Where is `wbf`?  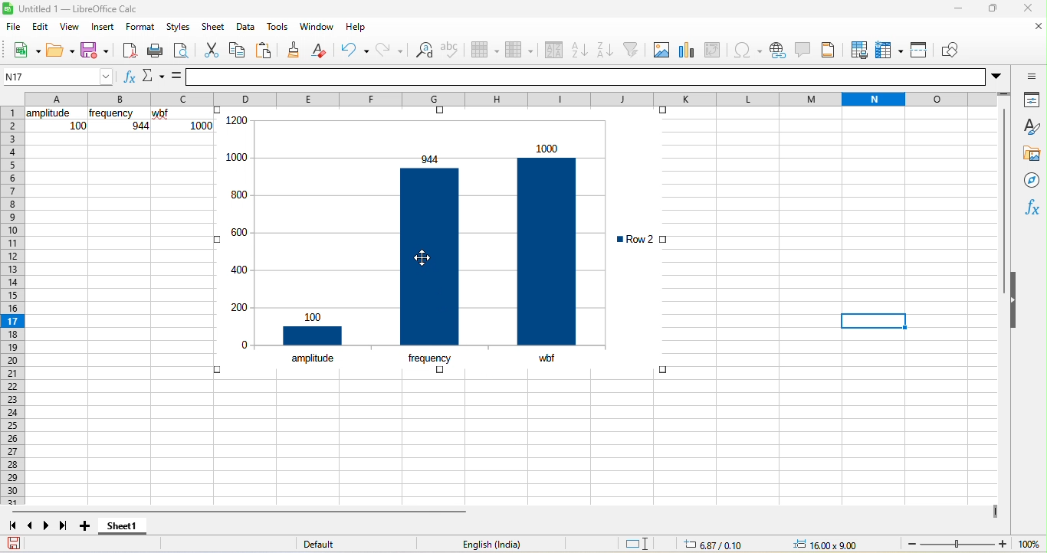 wbf is located at coordinates (164, 114).